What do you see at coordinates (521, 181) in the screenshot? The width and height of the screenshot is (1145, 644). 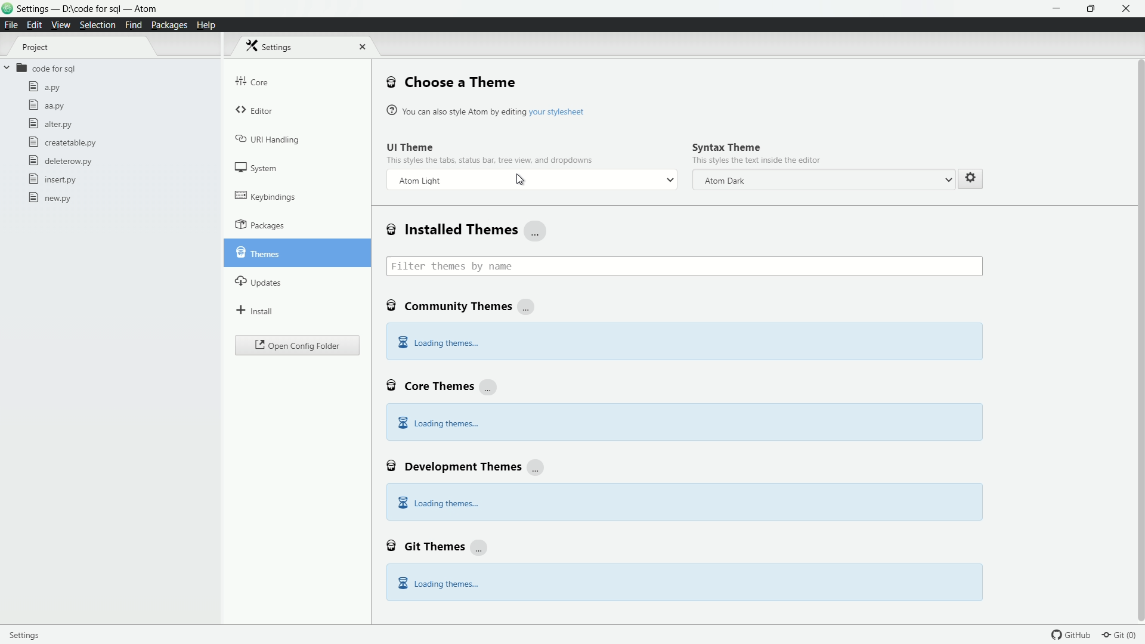 I see `cursor` at bounding box center [521, 181].